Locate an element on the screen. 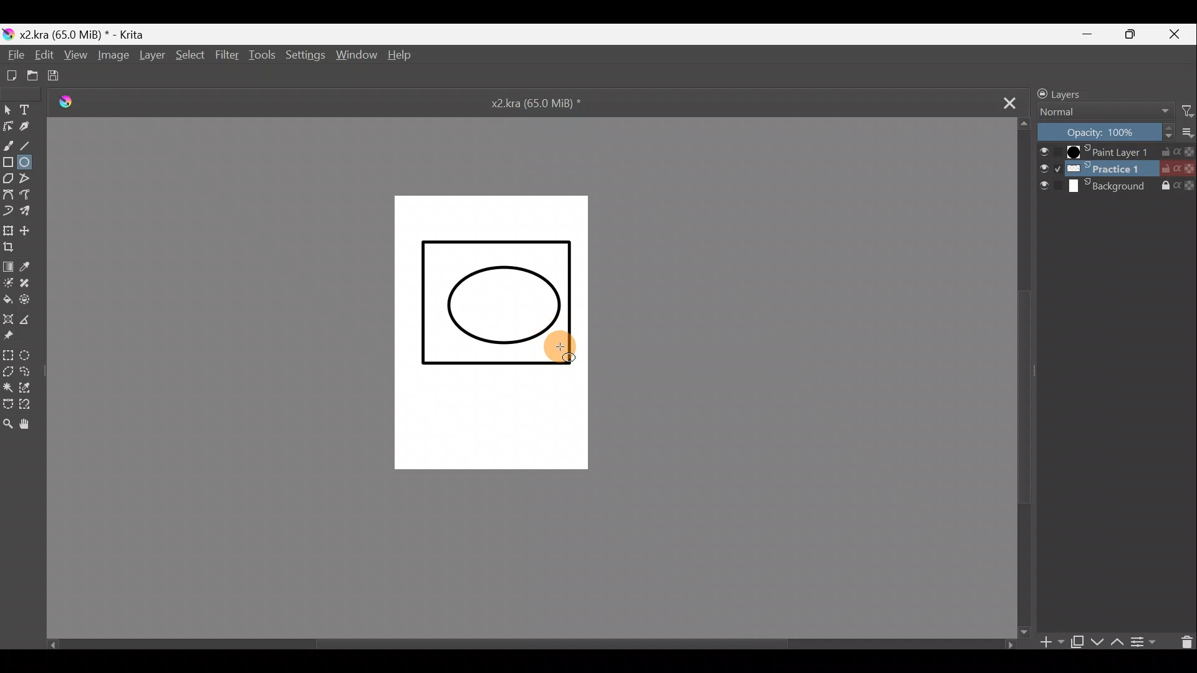 The height and width of the screenshot is (673, 1197). Freehand selection tool is located at coordinates (27, 371).